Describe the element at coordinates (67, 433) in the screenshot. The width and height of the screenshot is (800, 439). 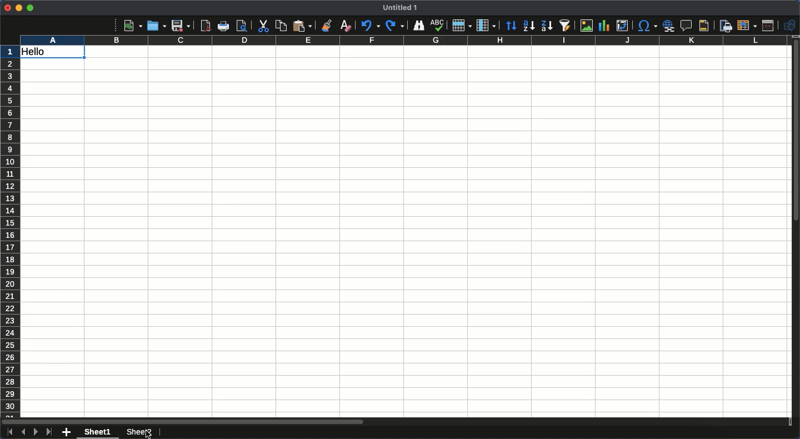
I see `Add new sheet` at that location.